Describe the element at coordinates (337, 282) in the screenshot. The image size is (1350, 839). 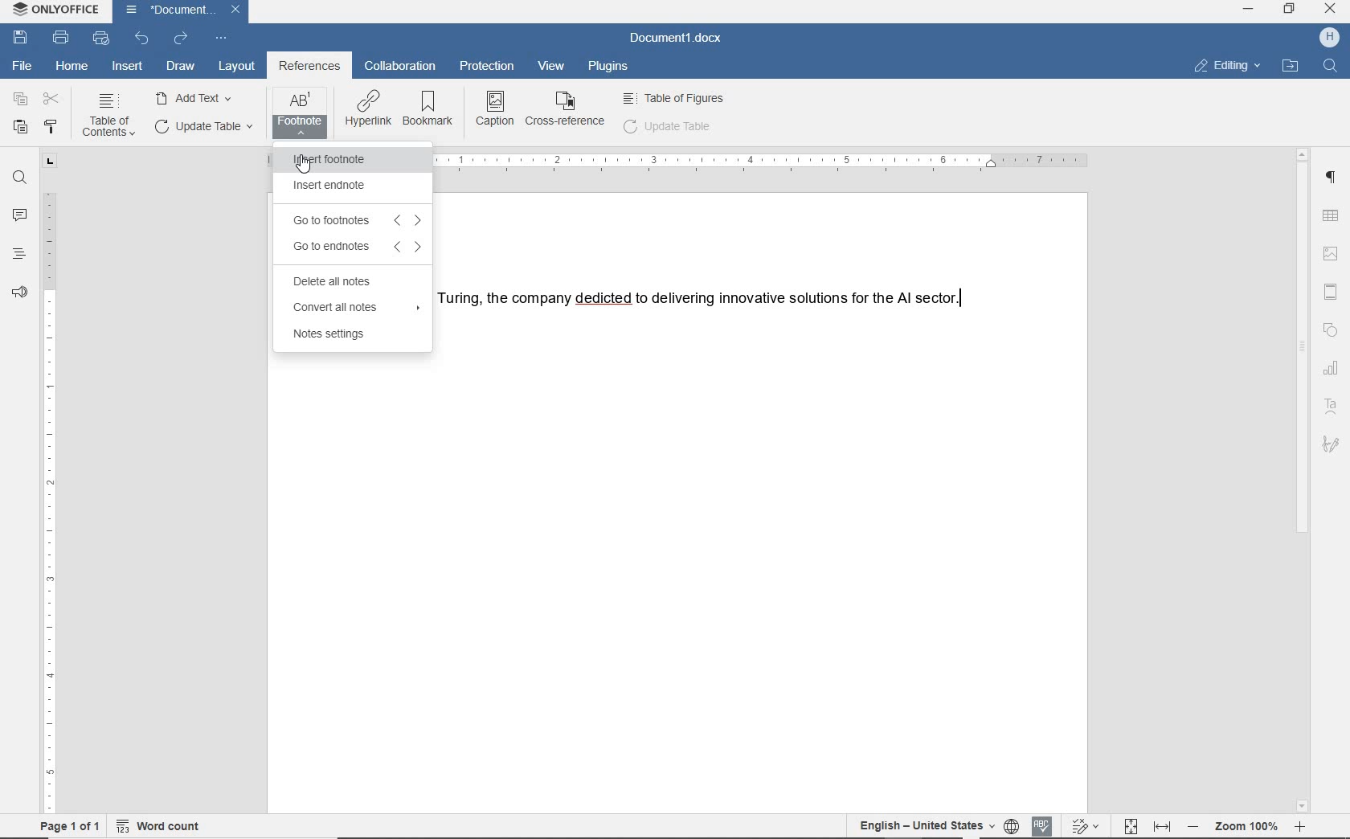
I see `delete all notes` at that location.